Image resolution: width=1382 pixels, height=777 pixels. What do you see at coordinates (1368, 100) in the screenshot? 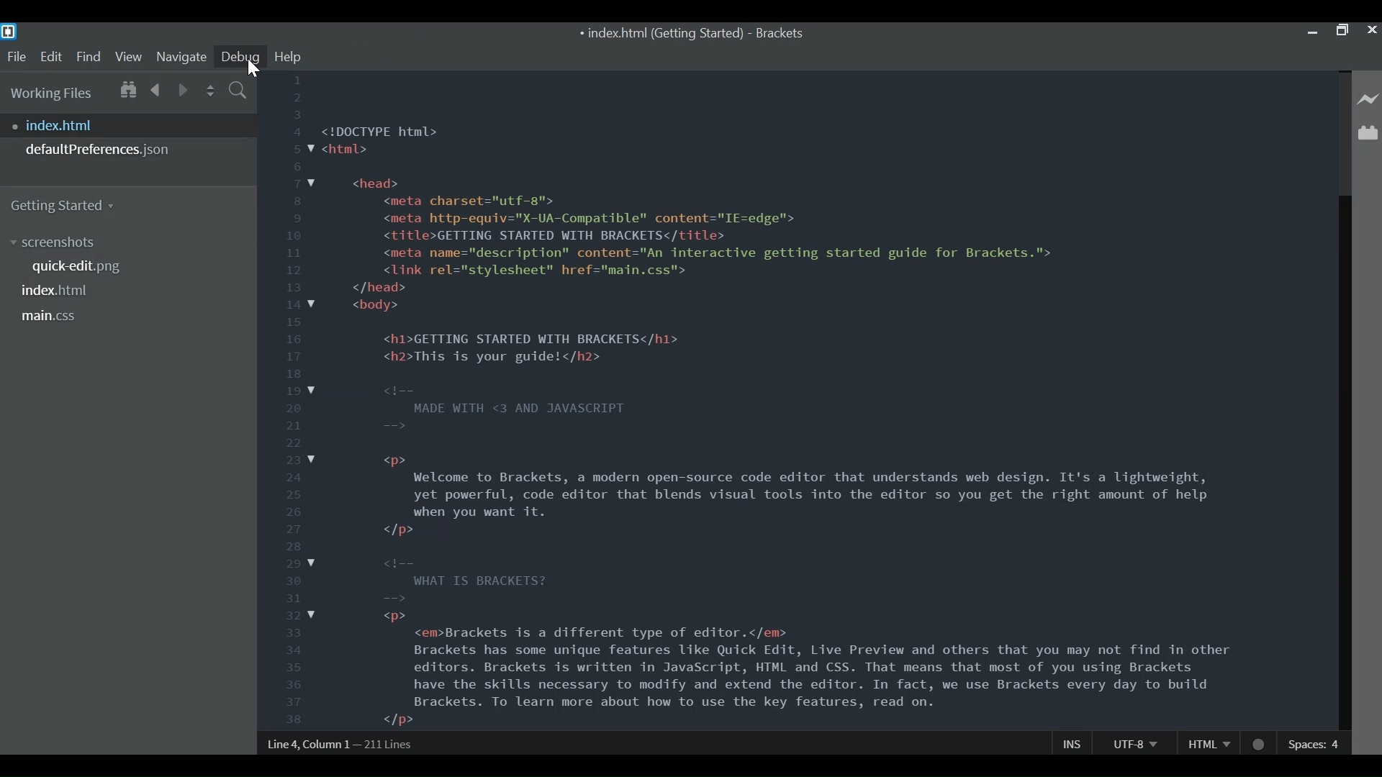
I see `Live Preview` at bounding box center [1368, 100].